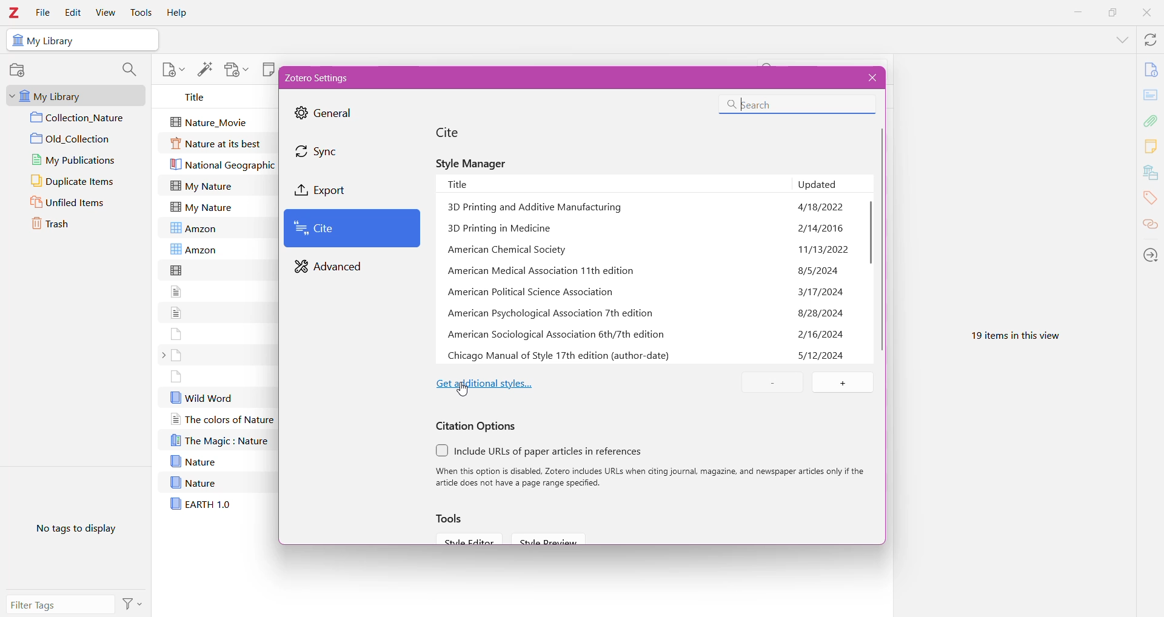 This screenshot has width=1164, height=617. I want to click on American Psychological Association 7th edition, so click(554, 313).